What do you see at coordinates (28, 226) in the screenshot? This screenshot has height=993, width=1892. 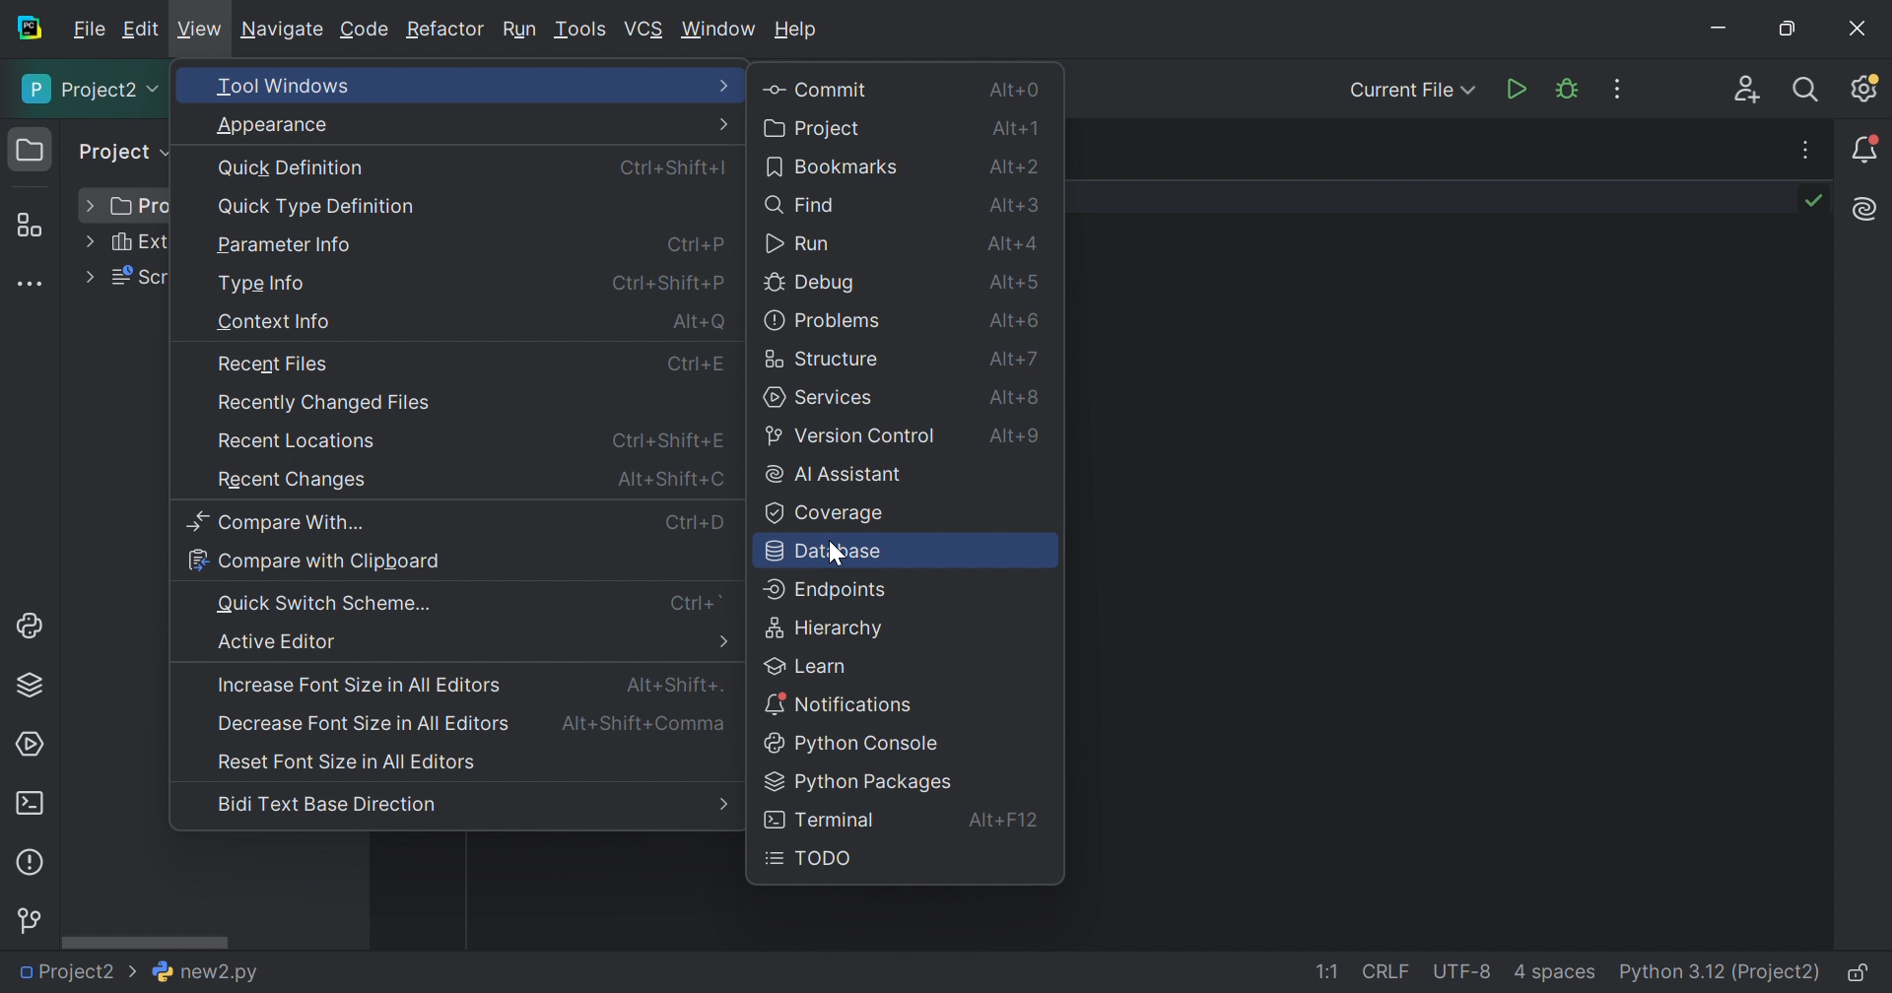 I see `Structure` at bounding box center [28, 226].